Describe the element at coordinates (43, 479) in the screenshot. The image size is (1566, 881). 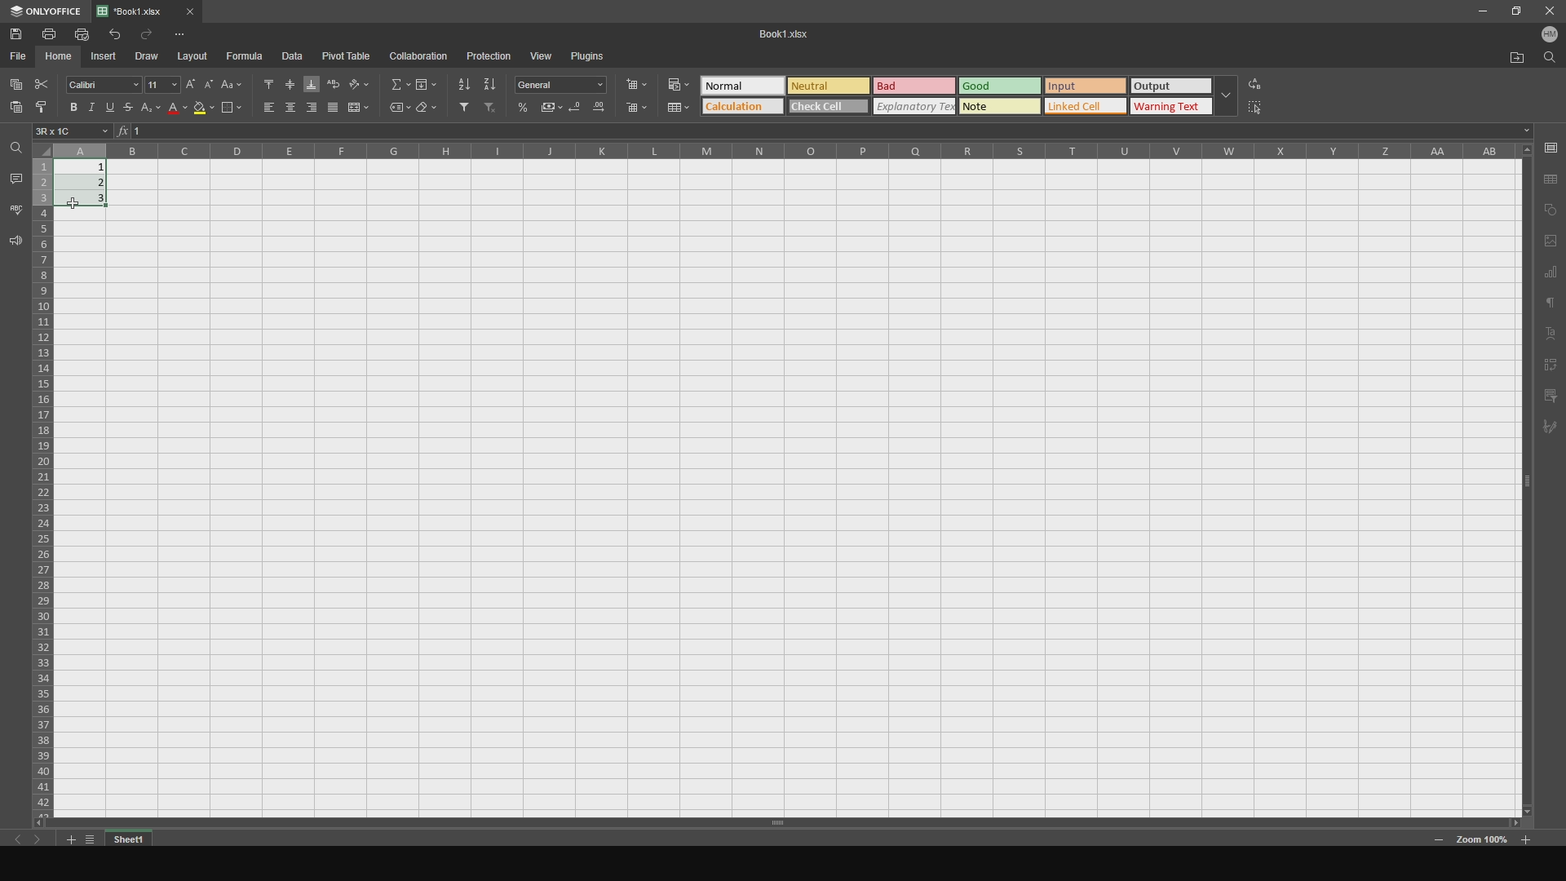
I see `cells` at that location.